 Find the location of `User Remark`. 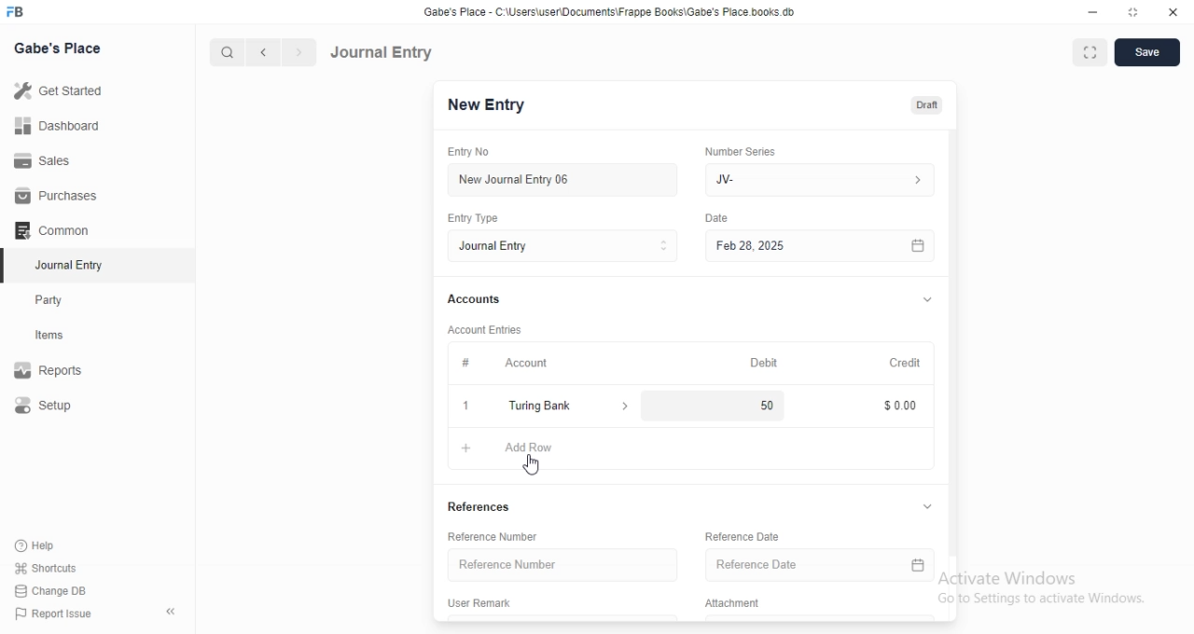

User Remark is located at coordinates (487, 604).